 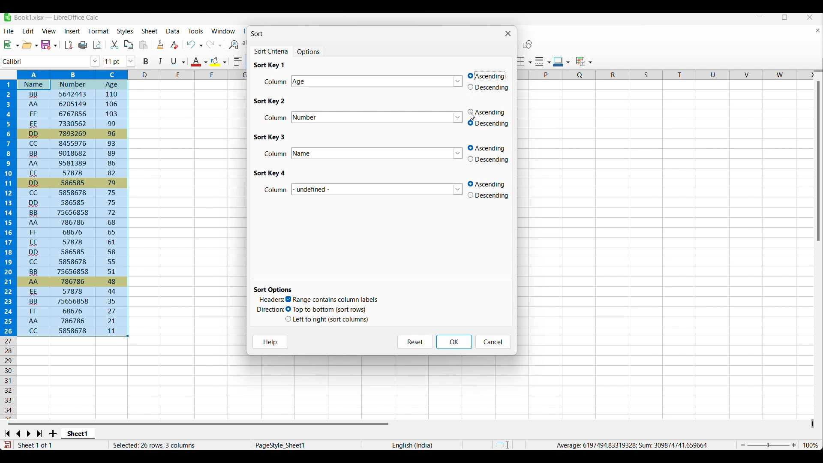 What do you see at coordinates (487, 75) in the screenshot?
I see `ascending` at bounding box center [487, 75].